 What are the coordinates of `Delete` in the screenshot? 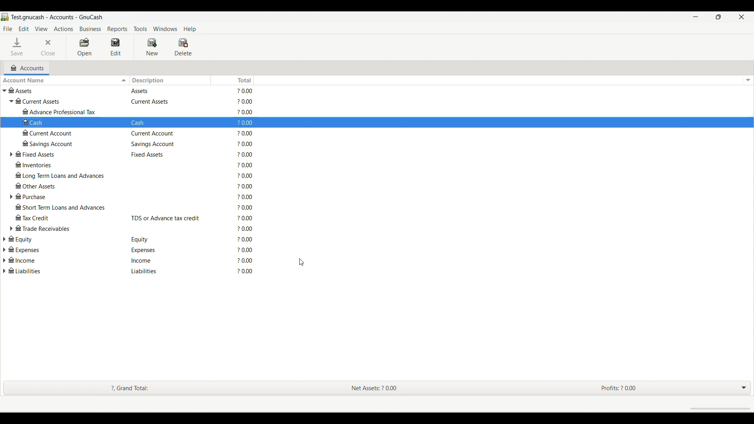 It's located at (183, 47).